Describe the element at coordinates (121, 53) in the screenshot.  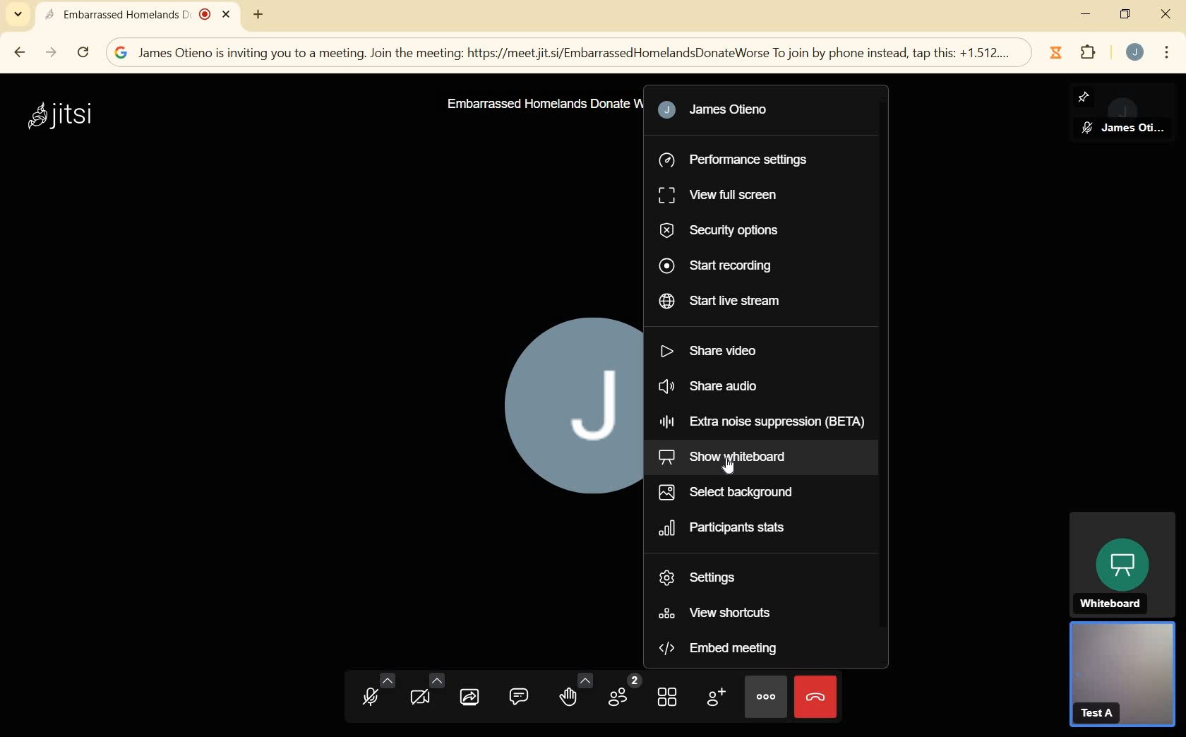
I see `google logo` at that location.